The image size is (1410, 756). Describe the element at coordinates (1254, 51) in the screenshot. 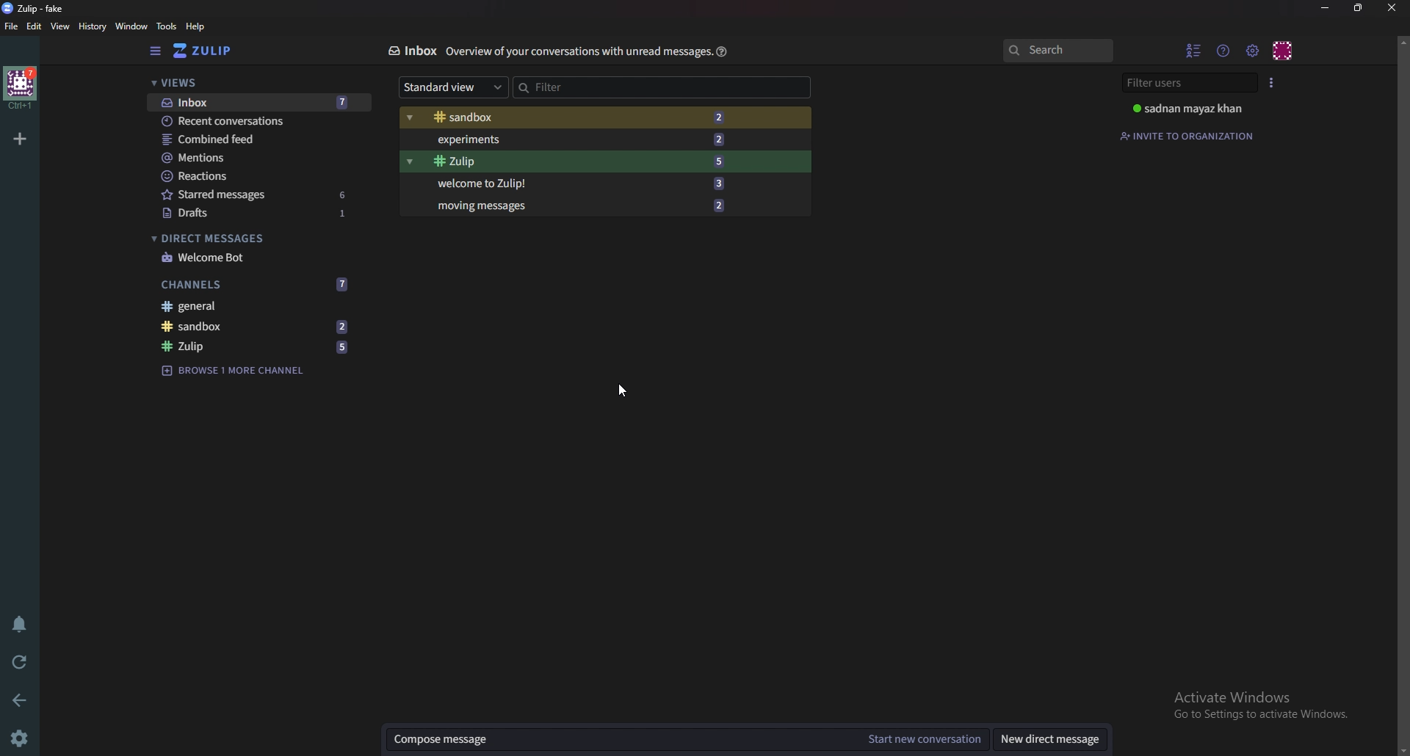

I see `Main menu` at that location.